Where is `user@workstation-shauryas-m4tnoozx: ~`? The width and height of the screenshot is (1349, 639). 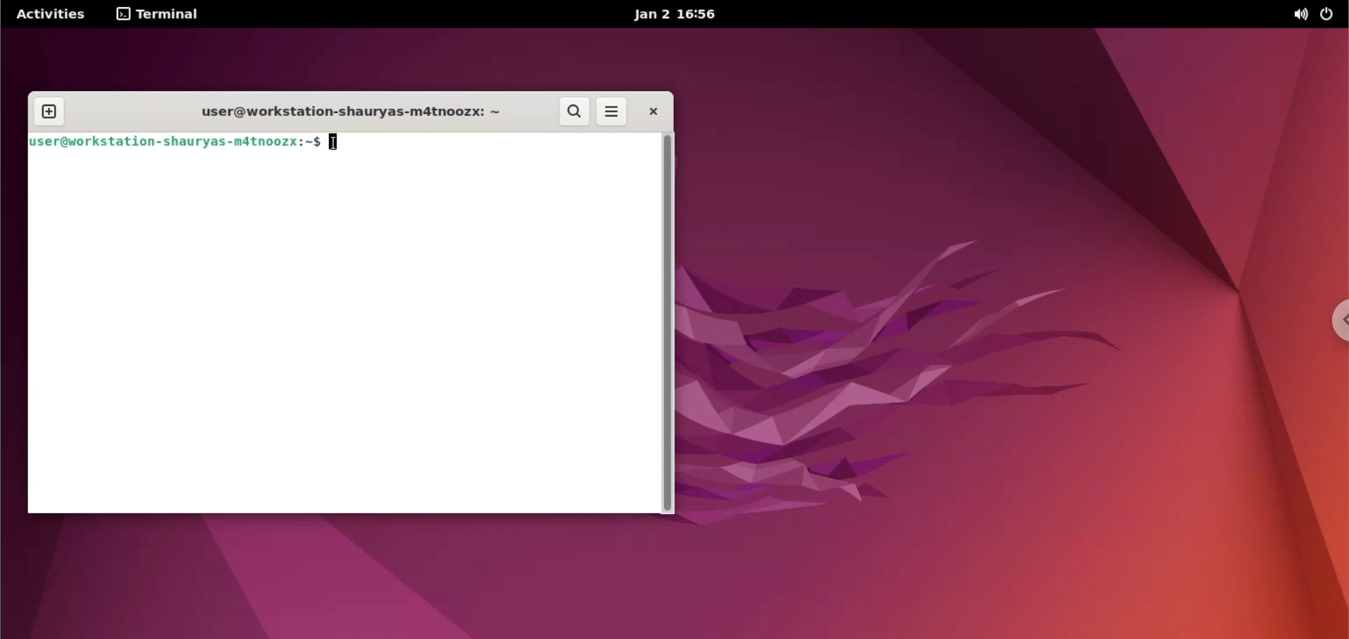 user@workstation-shauryas-m4tnoozx: ~ is located at coordinates (346, 112).